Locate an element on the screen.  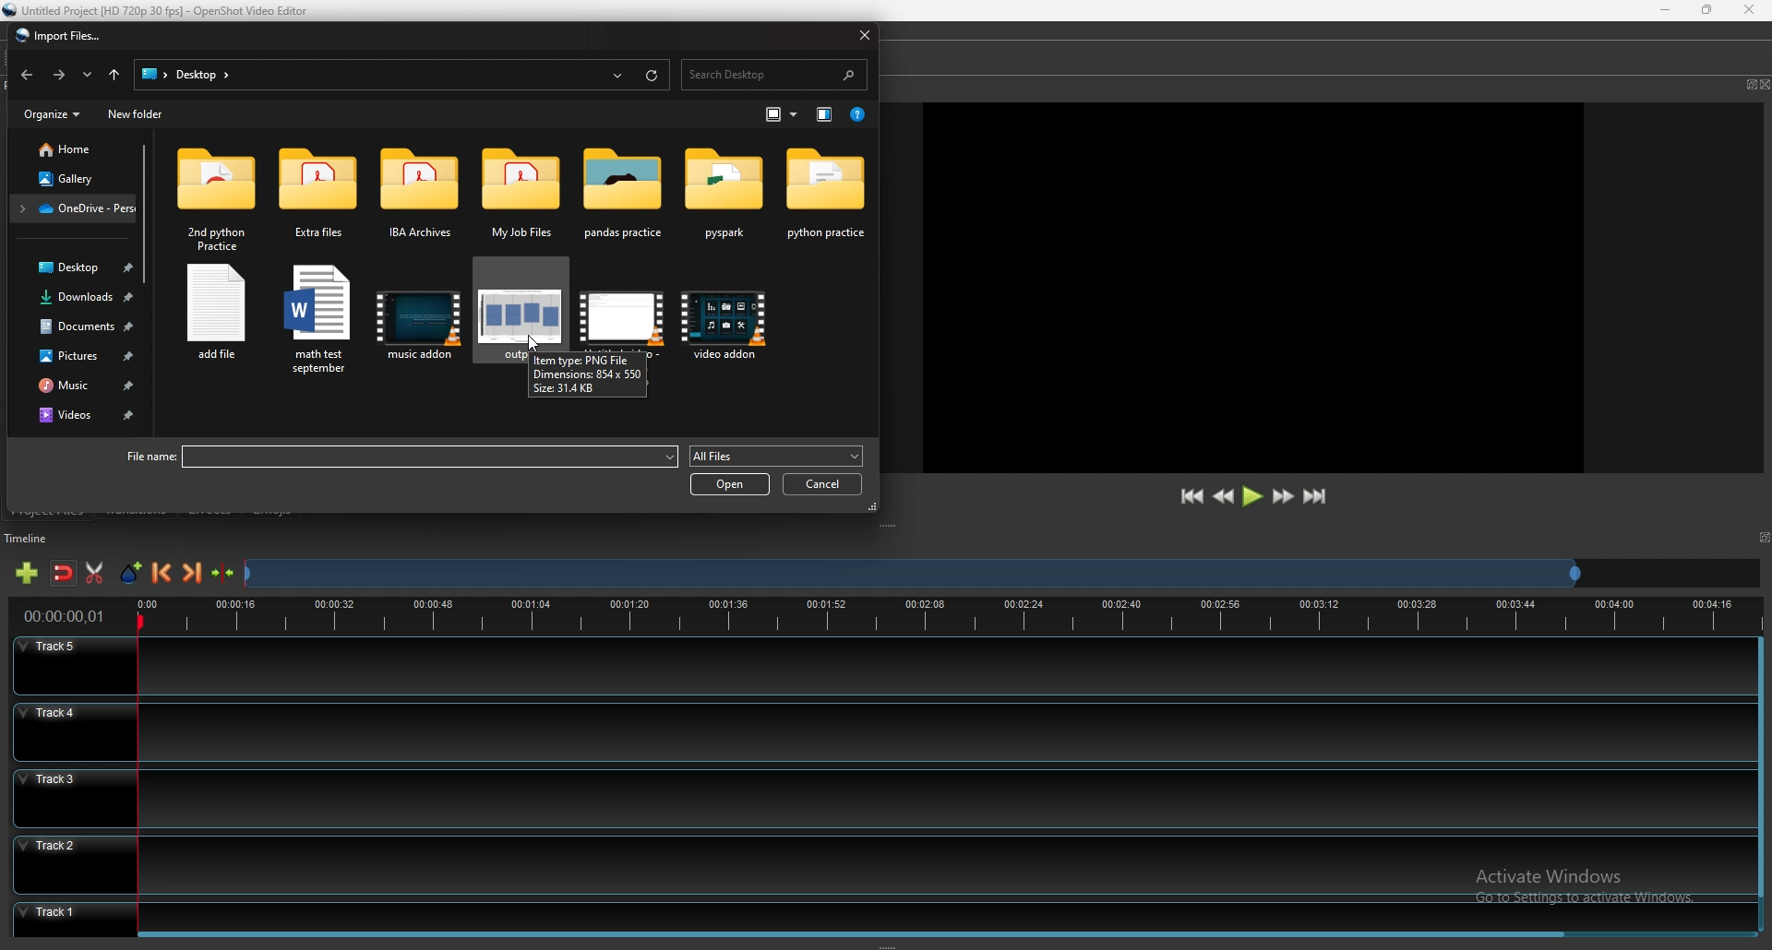
track 3 is located at coordinates (876, 796).